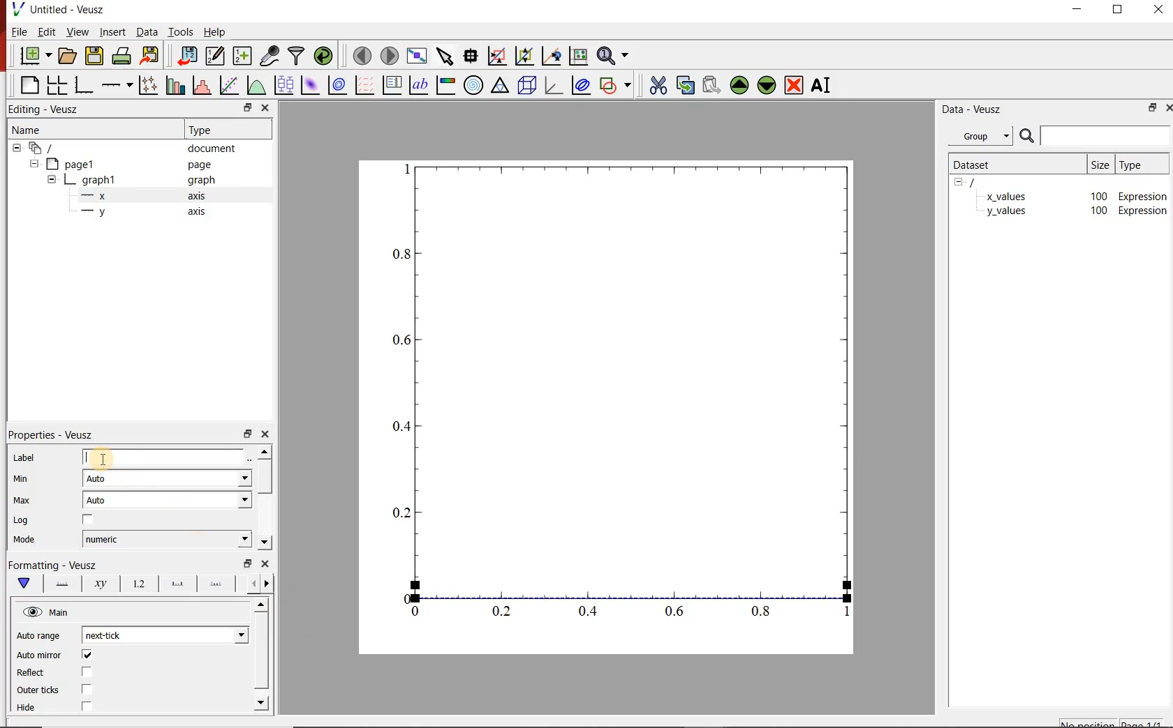 This screenshot has width=1173, height=728. What do you see at coordinates (529, 87) in the screenshot?
I see `3d scene` at bounding box center [529, 87].